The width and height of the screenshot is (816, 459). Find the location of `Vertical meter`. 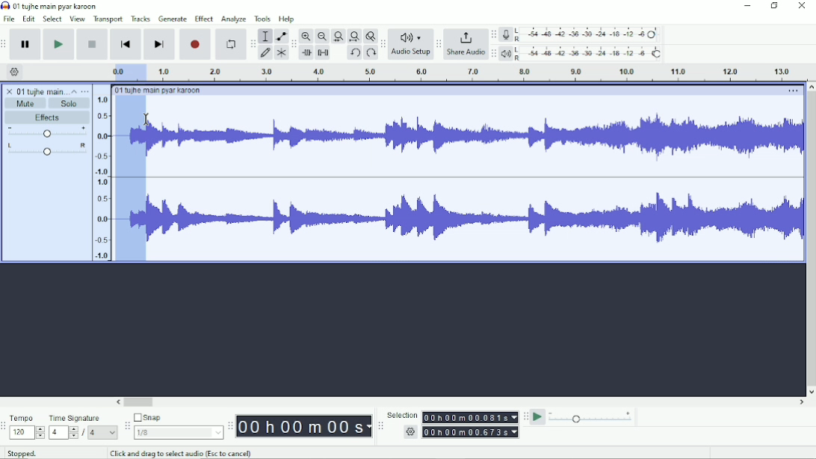

Vertical meter is located at coordinates (99, 177).